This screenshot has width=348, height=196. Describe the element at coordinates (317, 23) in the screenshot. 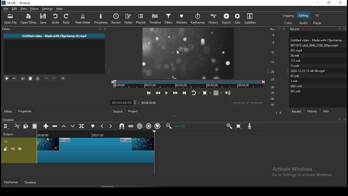

I see `player` at that location.